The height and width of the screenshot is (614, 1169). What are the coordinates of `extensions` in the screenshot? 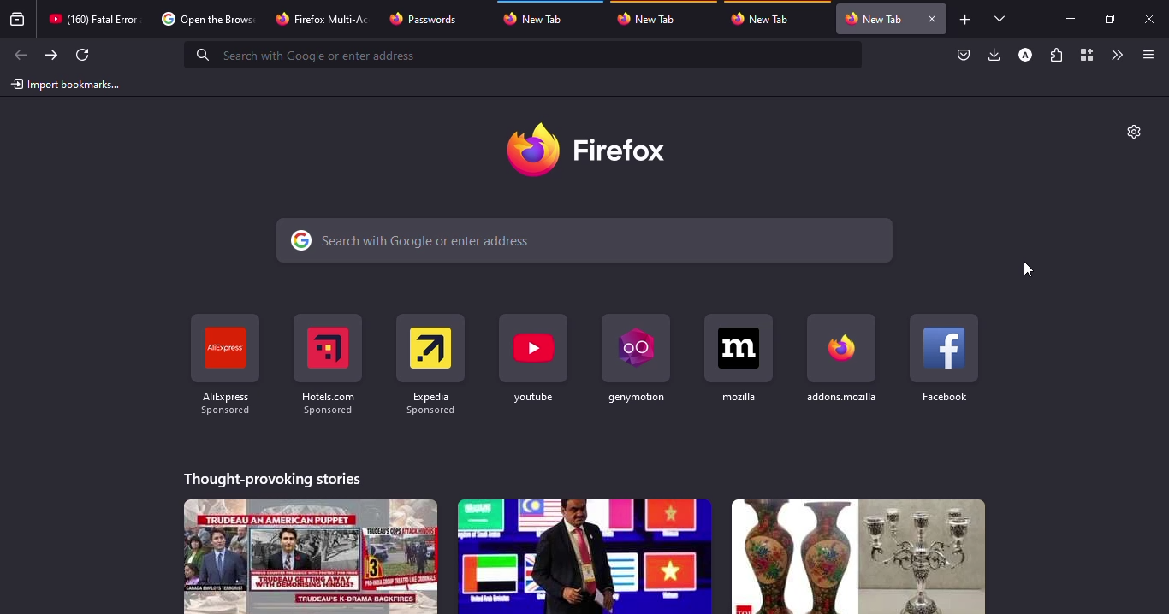 It's located at (1058, 55).